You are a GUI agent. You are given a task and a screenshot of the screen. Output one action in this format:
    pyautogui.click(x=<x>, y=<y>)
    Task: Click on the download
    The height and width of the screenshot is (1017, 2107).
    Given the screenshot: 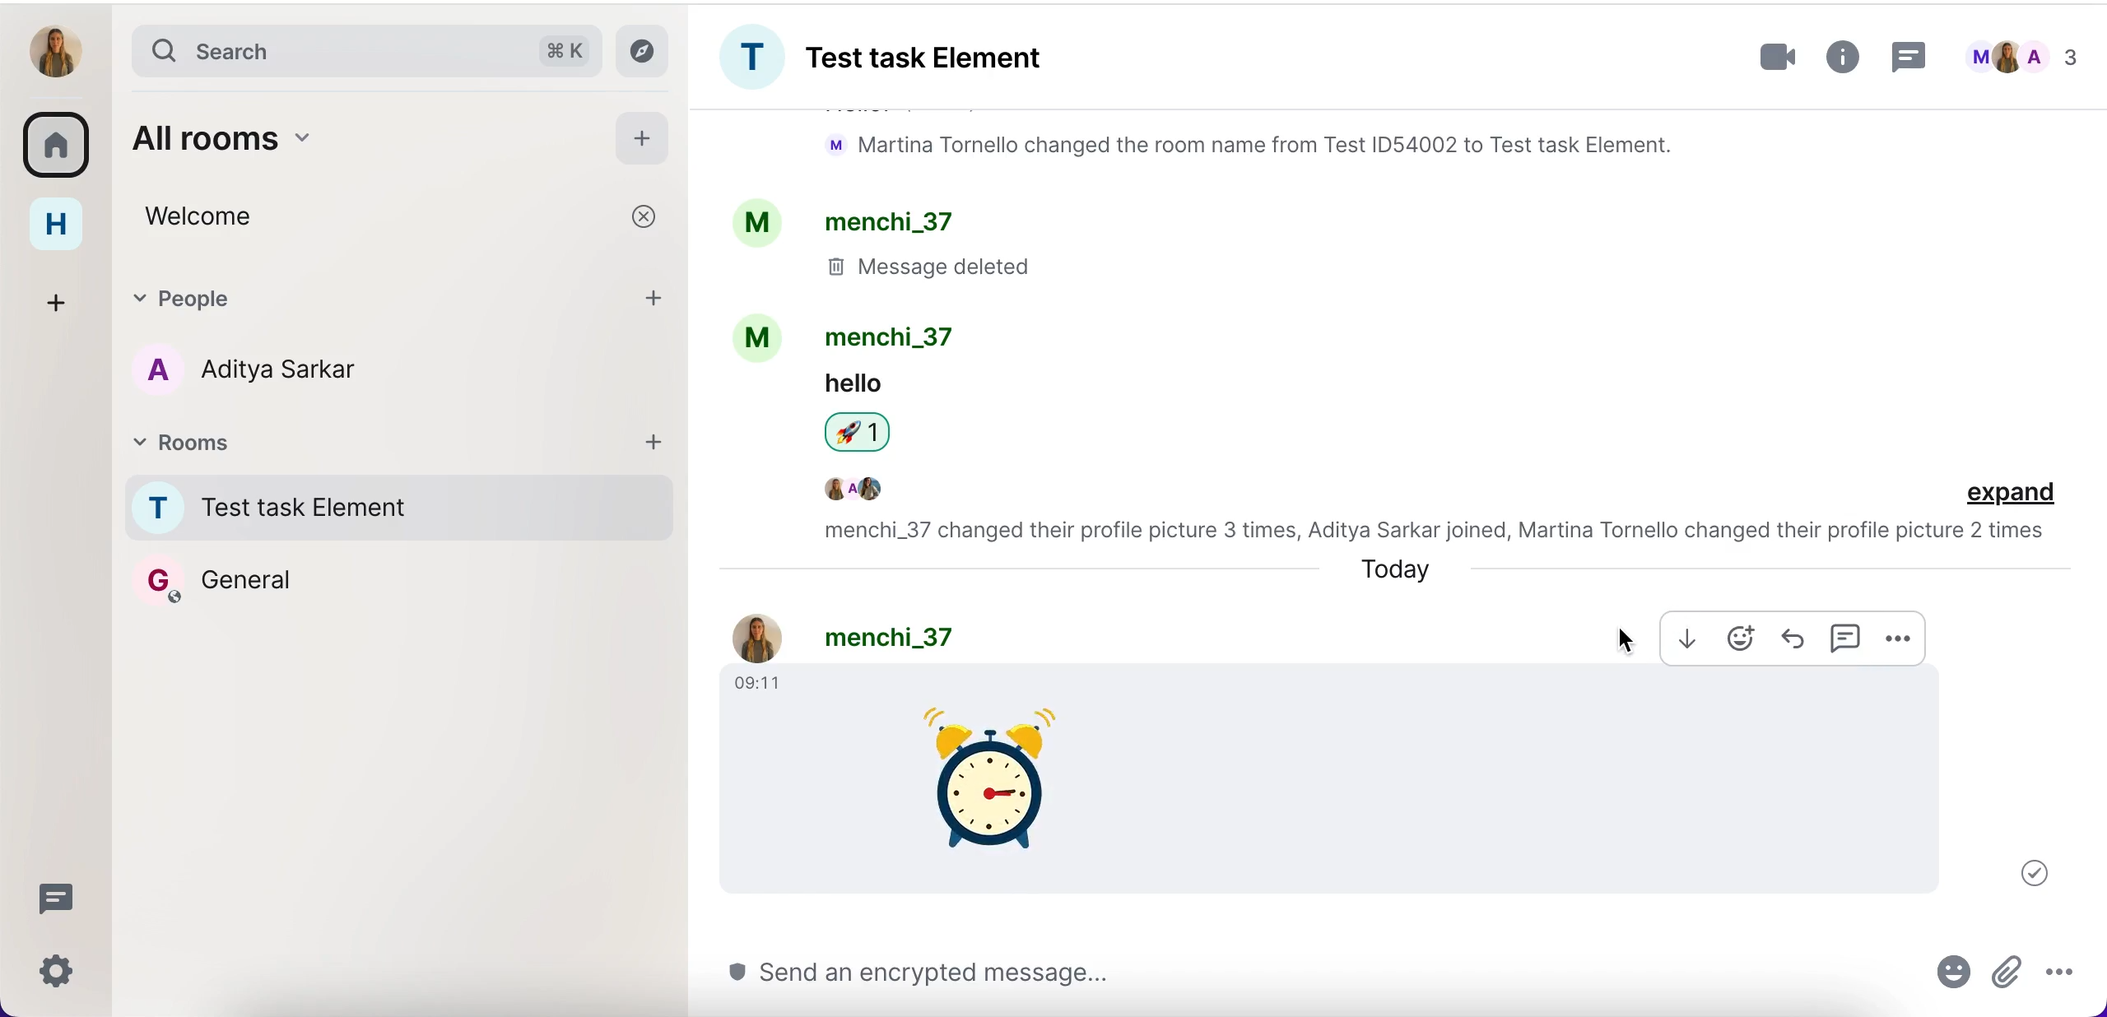 What is the action you would take?
    pyautogui.click(x=1687, y=639)
    